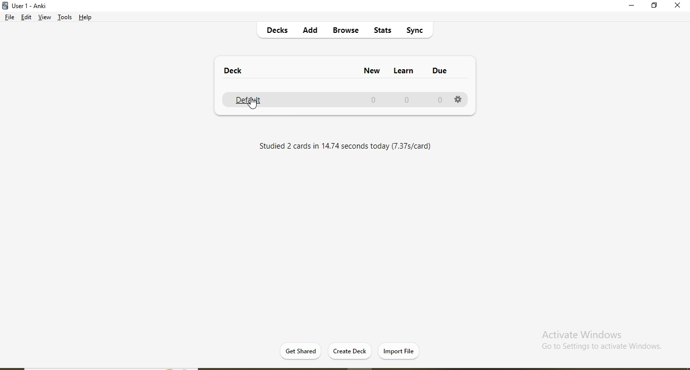  What do you see at coordinates (352, 350) in the screenshot?
I see `create deck` at bounding box center [352, 350].